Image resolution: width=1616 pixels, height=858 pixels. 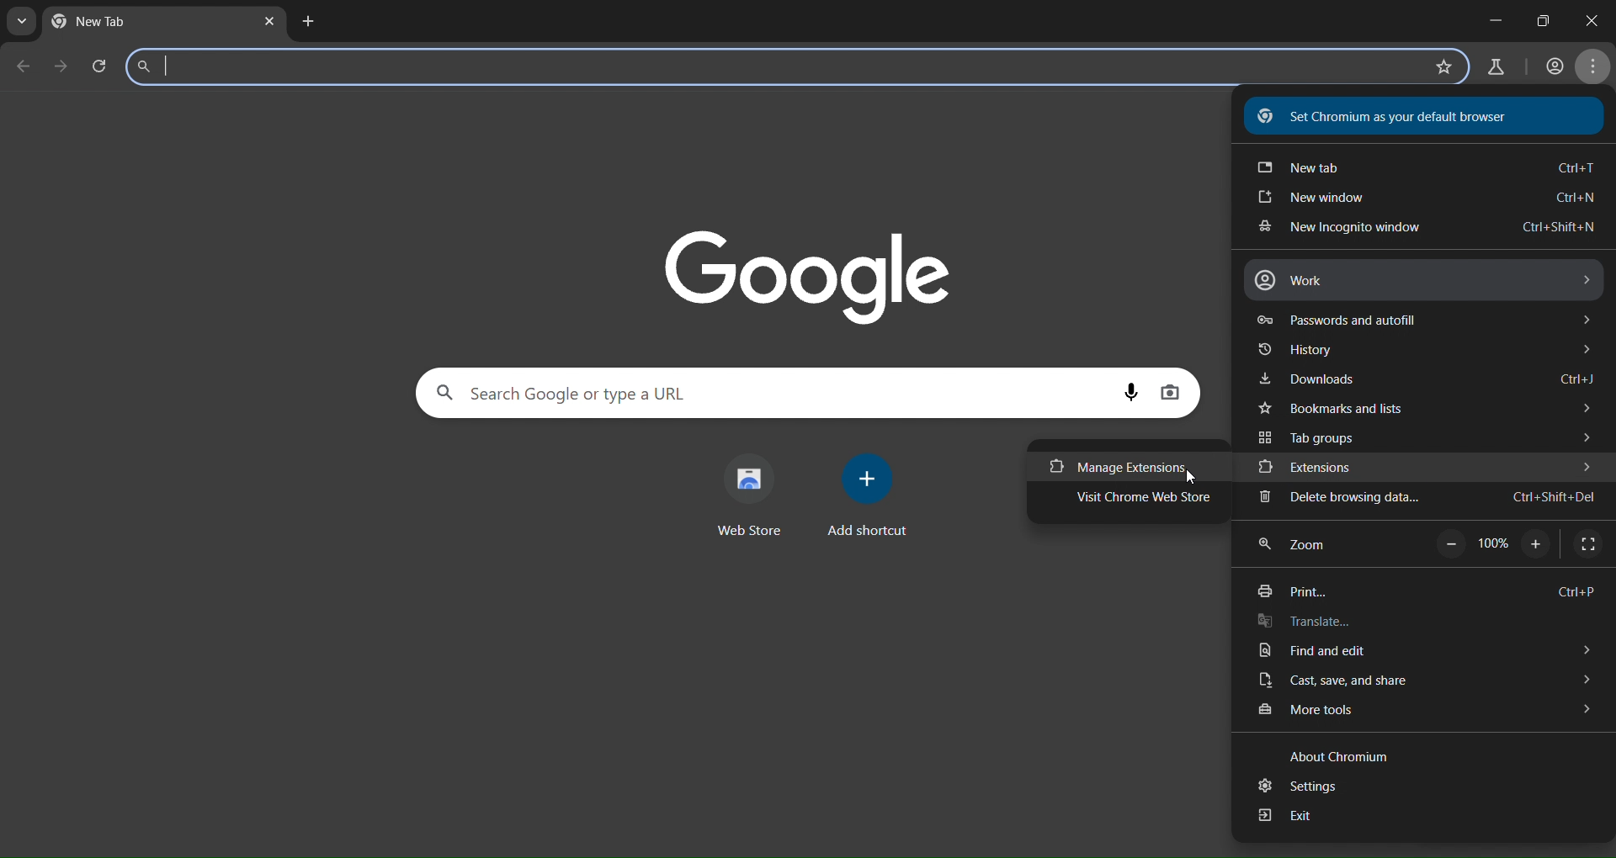 I want to click on close tab, so click(x=269, y=21).